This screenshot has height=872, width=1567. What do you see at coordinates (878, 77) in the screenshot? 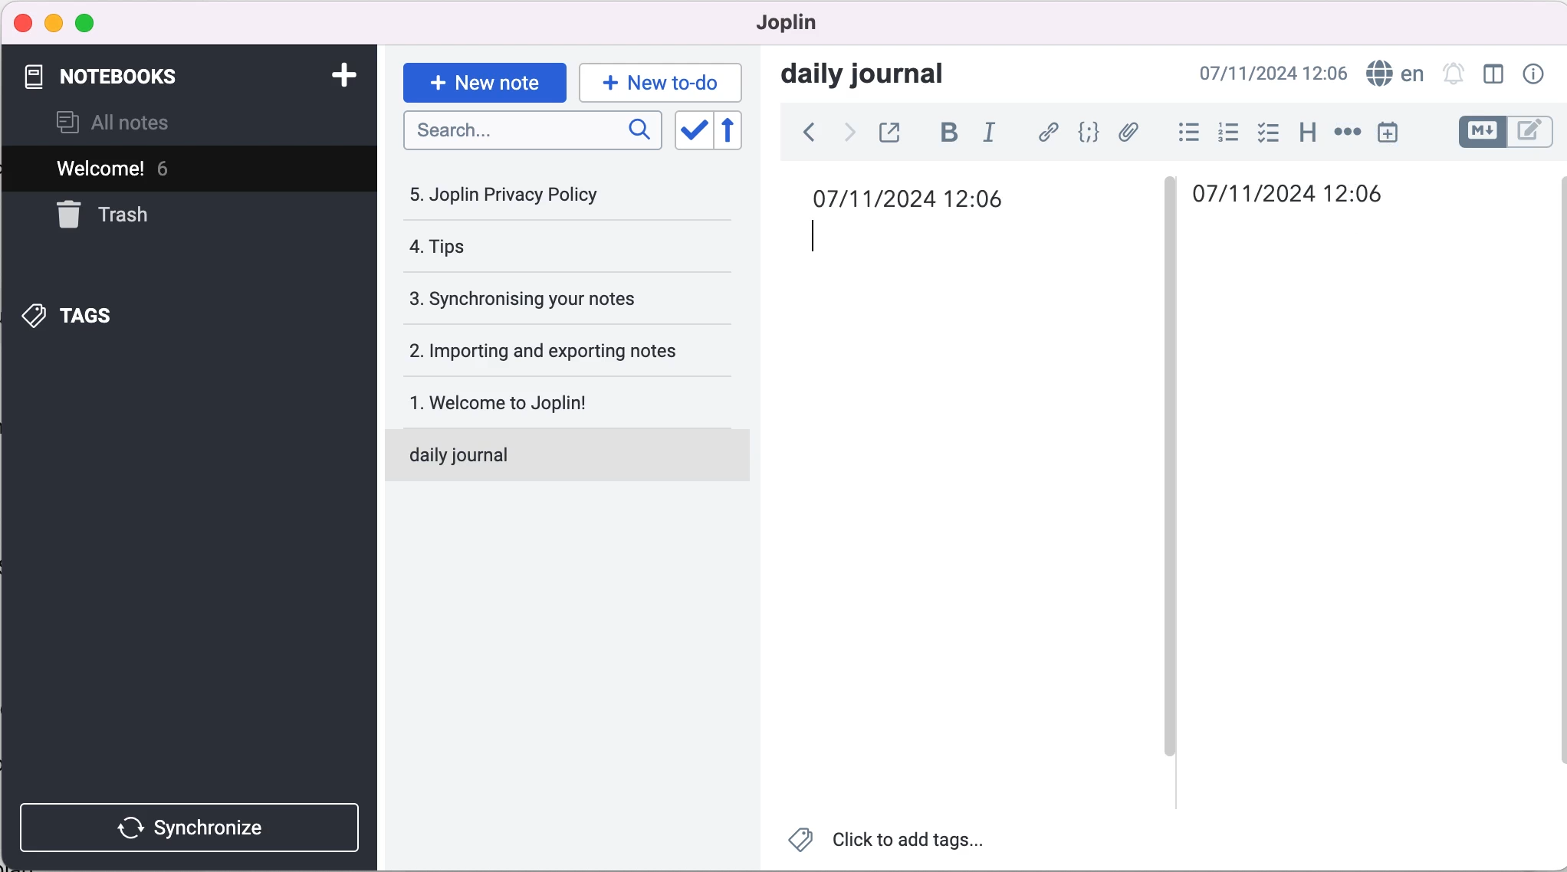
I see `daily journal` at bounding box center [878, 77].